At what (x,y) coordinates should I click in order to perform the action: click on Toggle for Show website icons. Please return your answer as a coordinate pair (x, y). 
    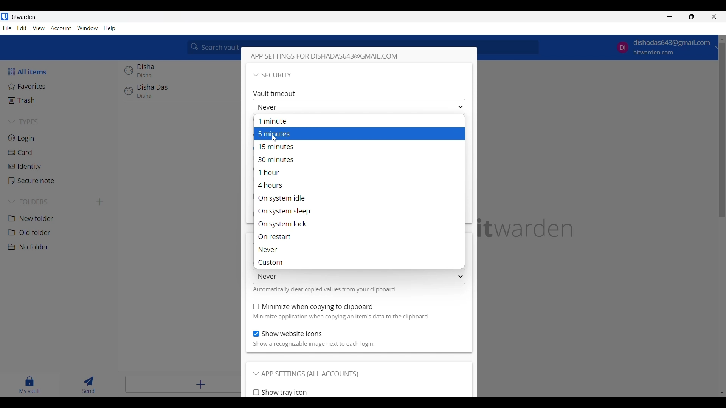
    Looking at the image, I should click on (288, 334).